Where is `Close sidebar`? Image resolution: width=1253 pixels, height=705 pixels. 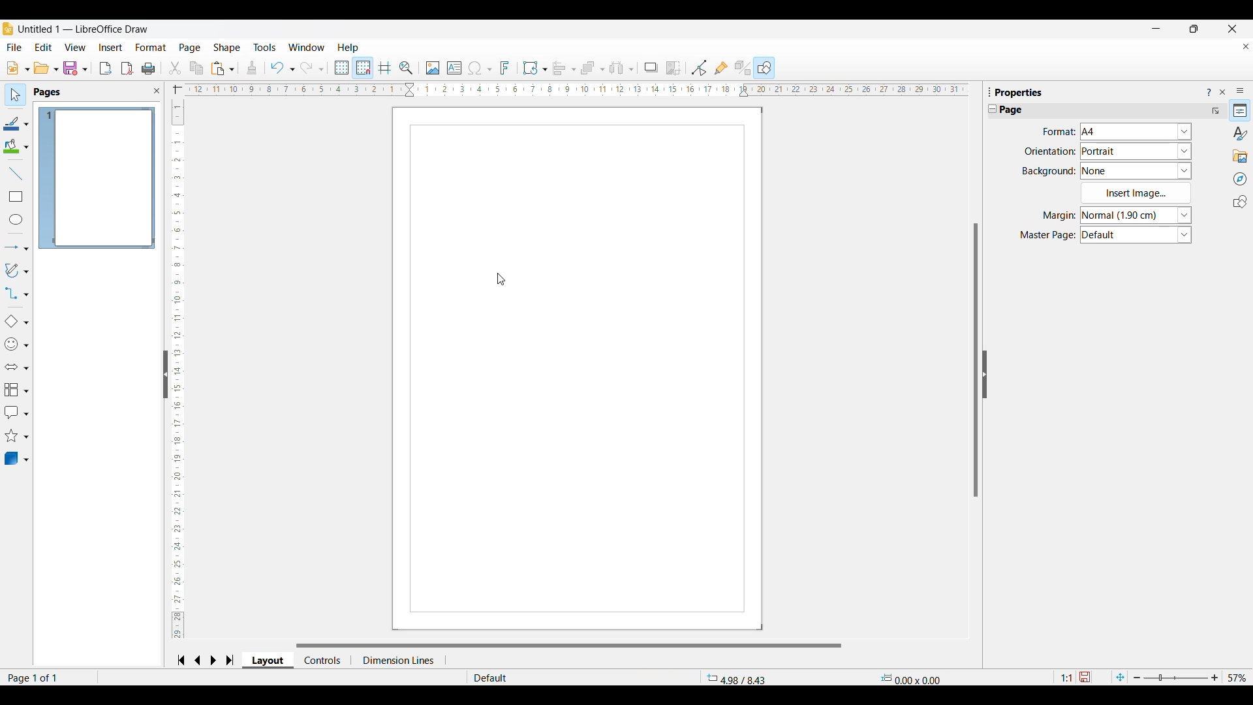 Close sidebar is located at coordinates (1223, 92).